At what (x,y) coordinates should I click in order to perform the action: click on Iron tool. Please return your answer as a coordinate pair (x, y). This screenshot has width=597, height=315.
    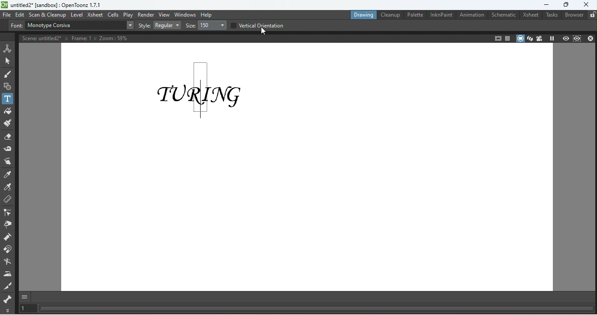
    Looking at the image, I should click on (7, 272).